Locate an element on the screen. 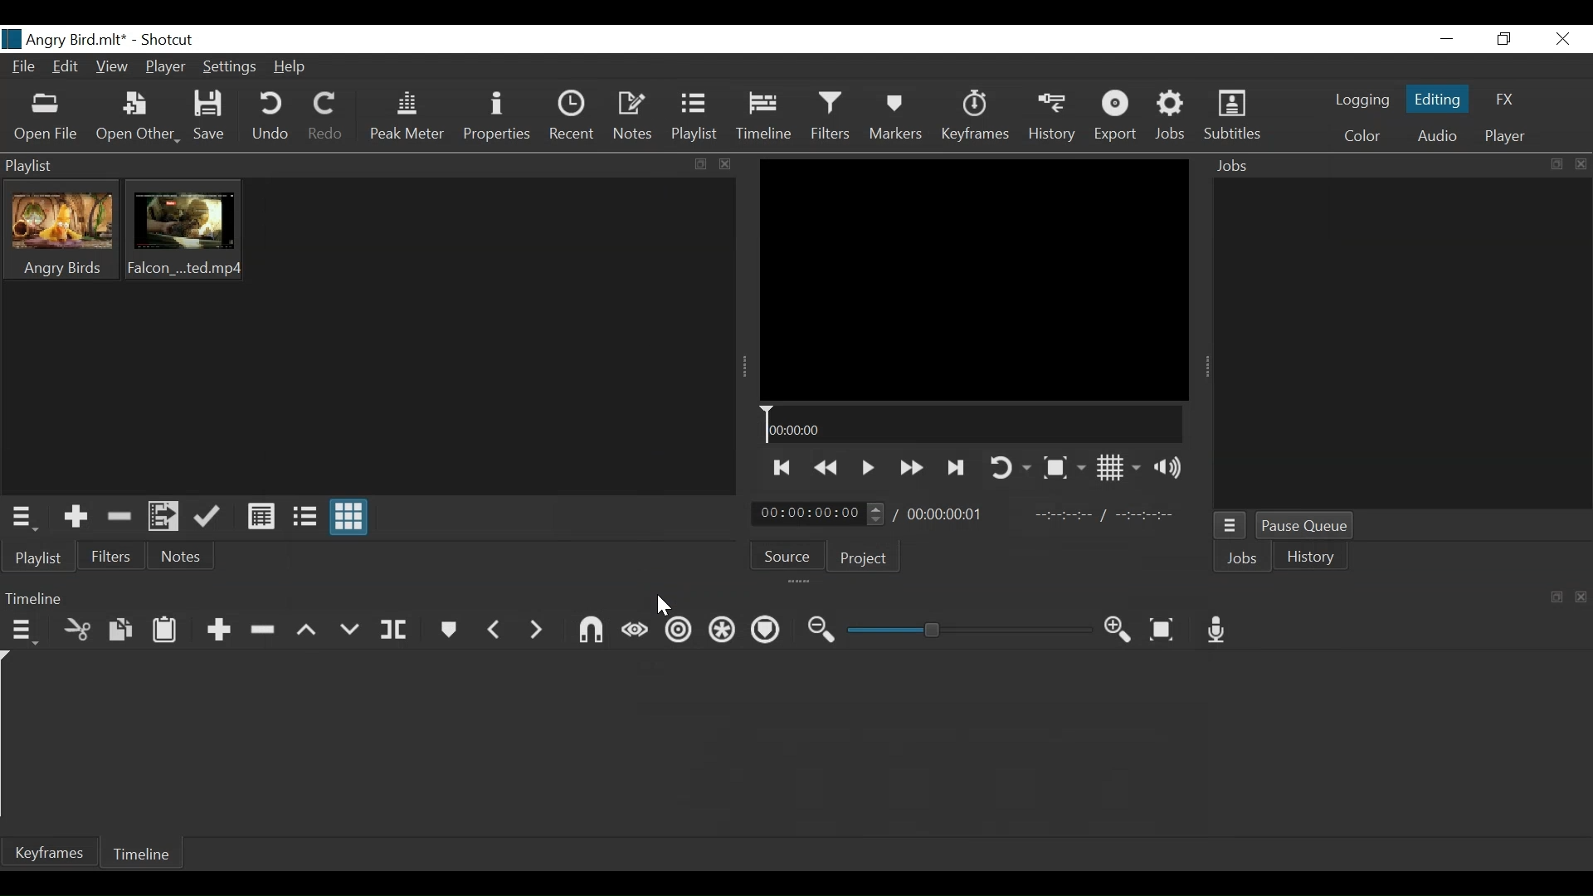 The image size is (1593, 896). Recent is located at coordinates (575, 118).